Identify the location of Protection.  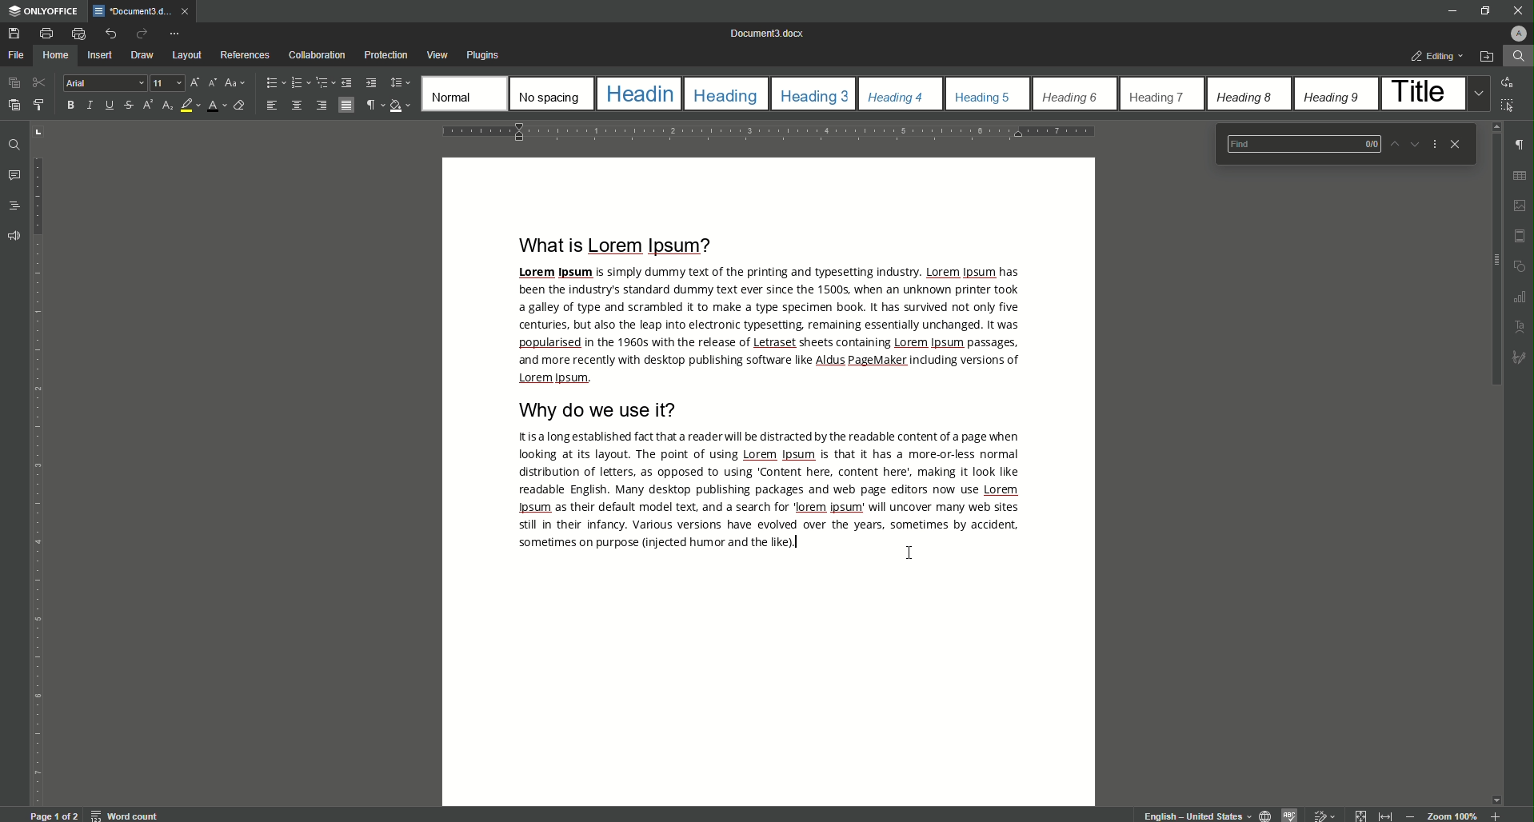
(385, 55).